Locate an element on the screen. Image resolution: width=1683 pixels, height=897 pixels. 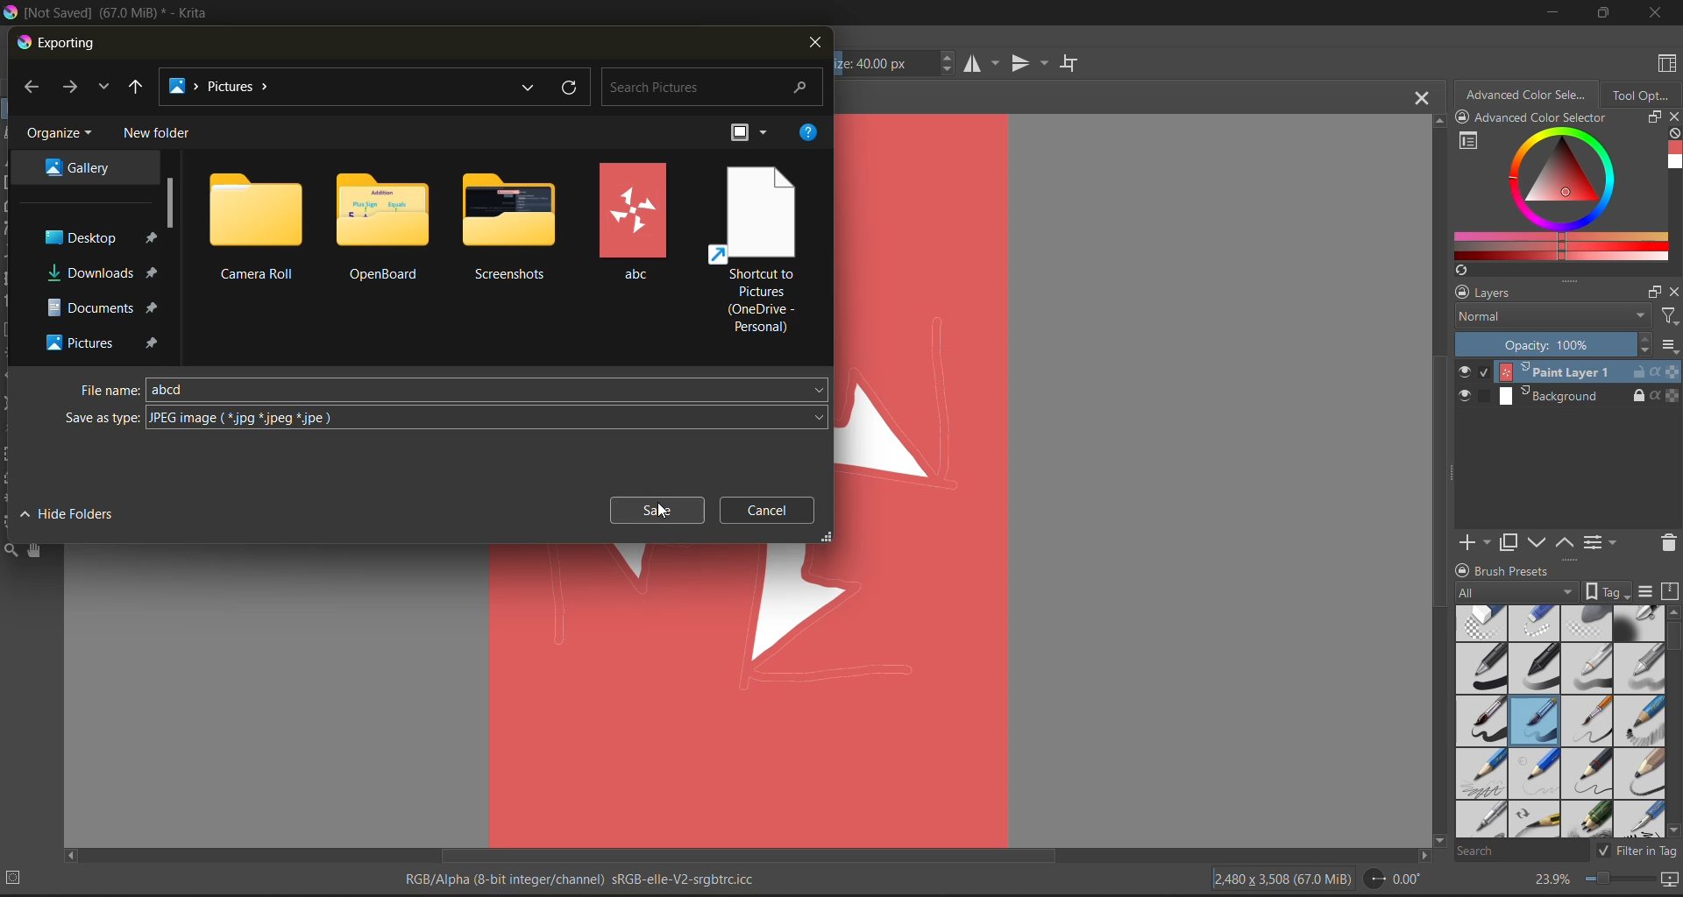
horizontal scroll bar is located at coordinates (1672, 639).